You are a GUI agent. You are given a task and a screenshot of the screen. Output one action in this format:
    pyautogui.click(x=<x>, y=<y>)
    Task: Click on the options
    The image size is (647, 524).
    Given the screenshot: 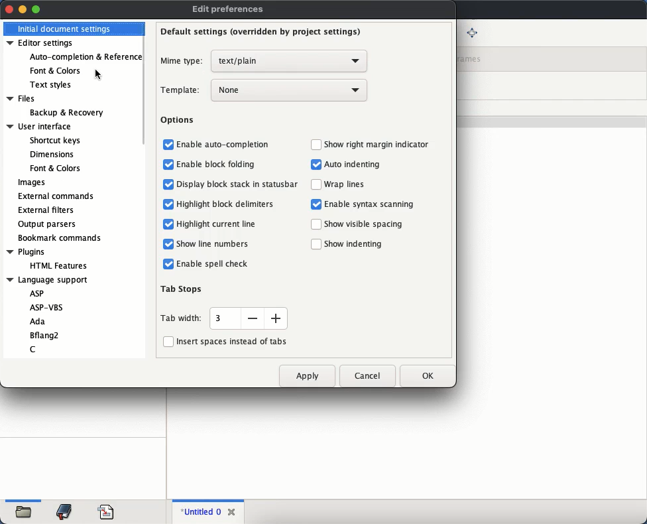 What is the action you would take?
    pyautogui.click(x=179, y=119)
    